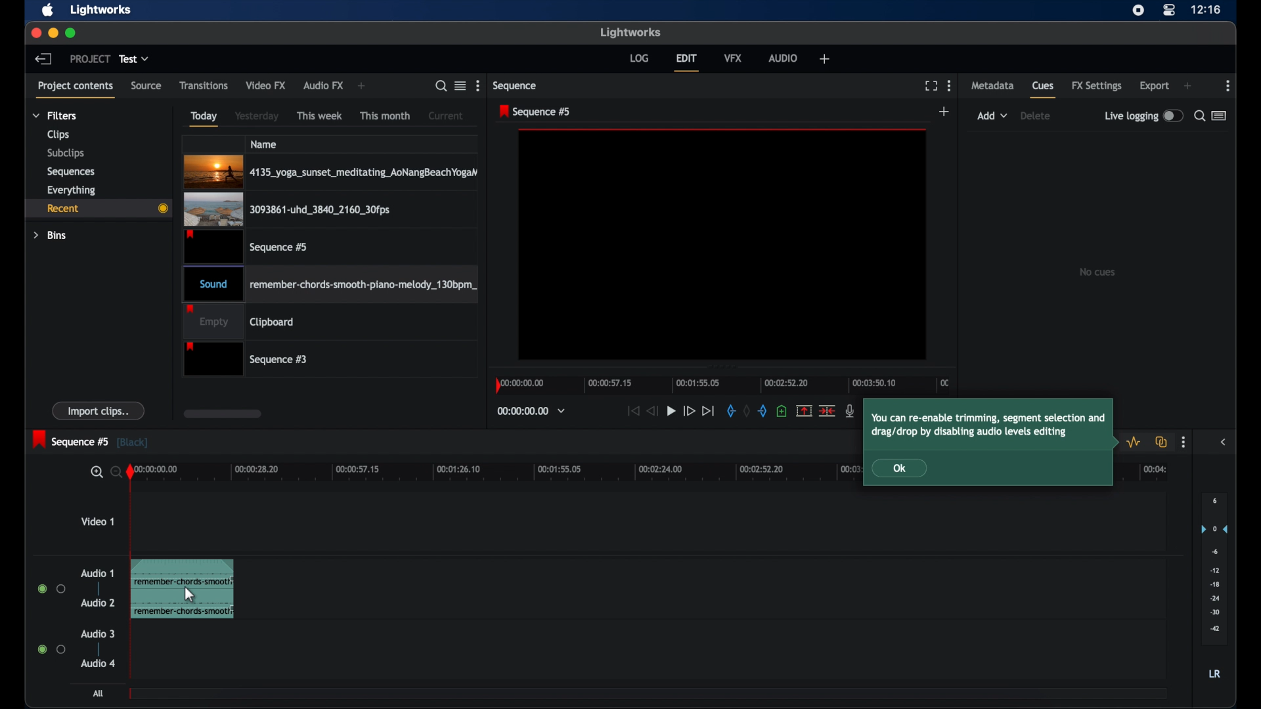 This screenshot has width=1261, height=709. Describe the element at coordinates (1206, 11) in the screenshot. I see `time` at that location.